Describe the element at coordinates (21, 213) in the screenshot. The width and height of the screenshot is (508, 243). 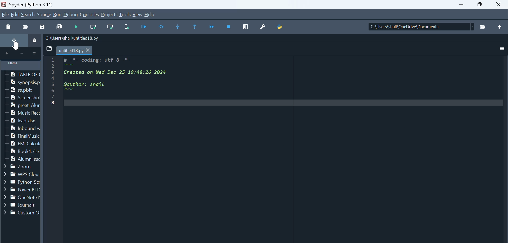
I see `Custom Of` at that location.